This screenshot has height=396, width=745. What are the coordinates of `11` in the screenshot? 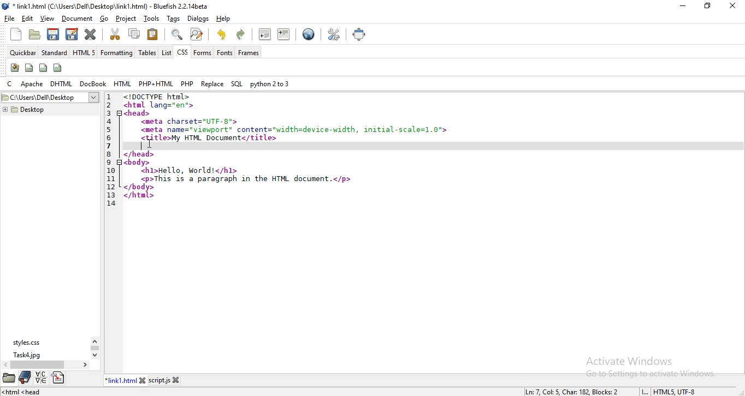 It's located at (111, 179).